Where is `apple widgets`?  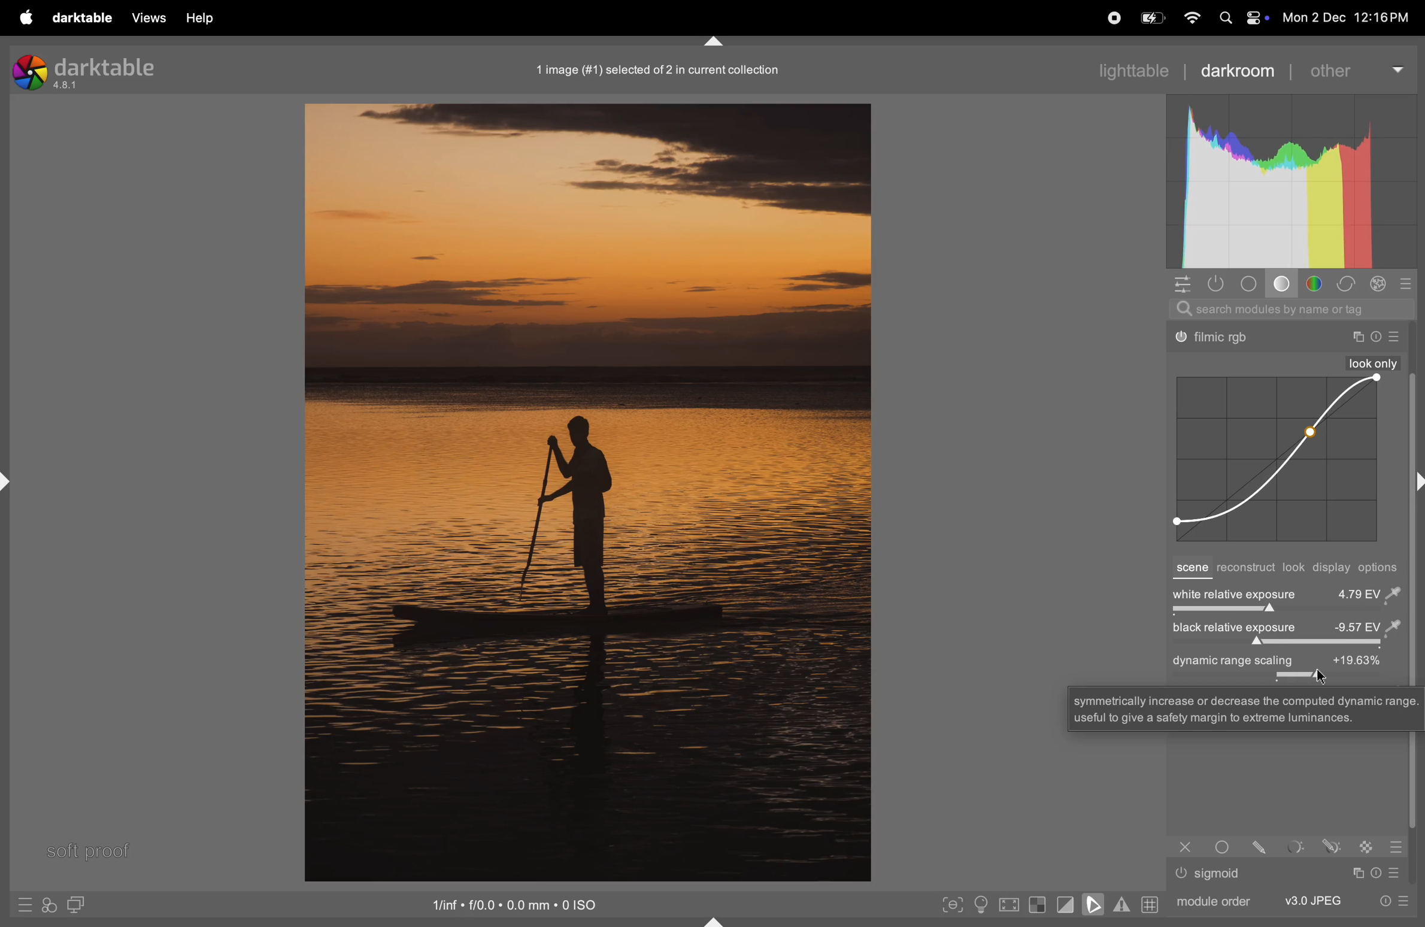 apple widgets is located at coordinates (1240, 19).